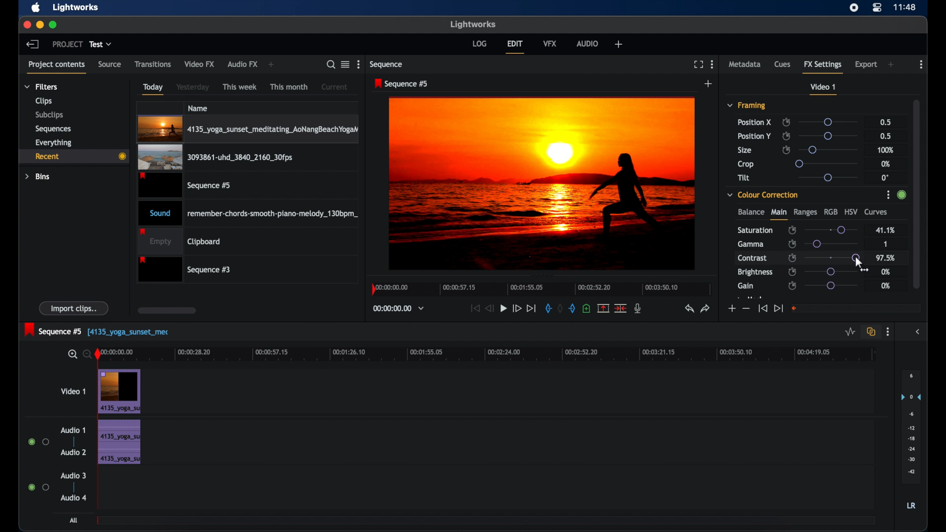 The height and width of the screenshot is (532, 946). What do you see at coordinates (762, 309) in the screenshot?
I see `jump to start` at bounding box center [762, 309].